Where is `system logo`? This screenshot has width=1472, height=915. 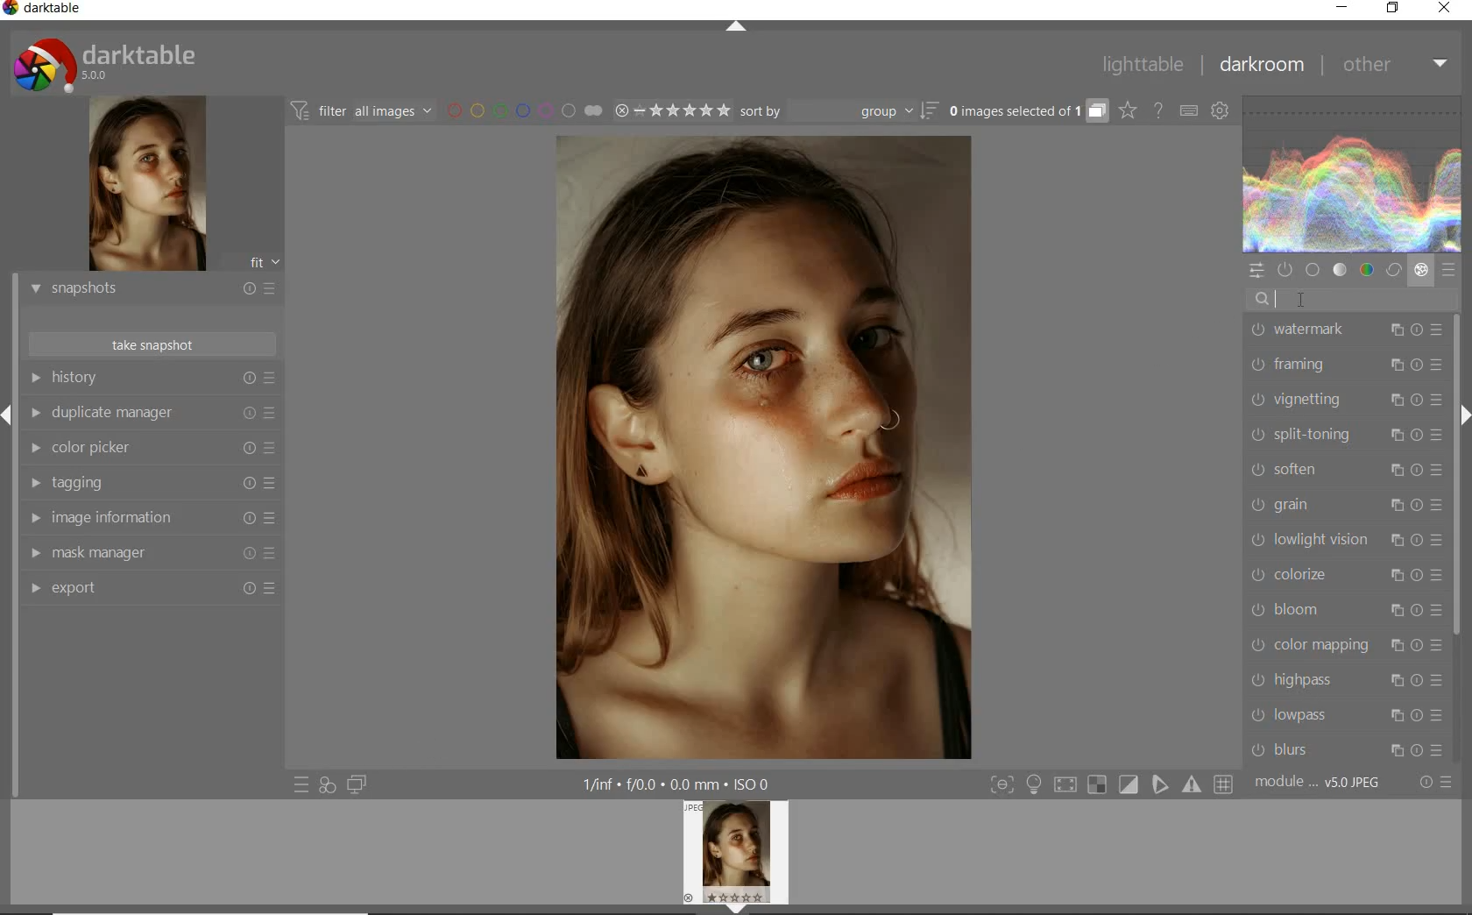
system logo is located at coordinates (106, 64).